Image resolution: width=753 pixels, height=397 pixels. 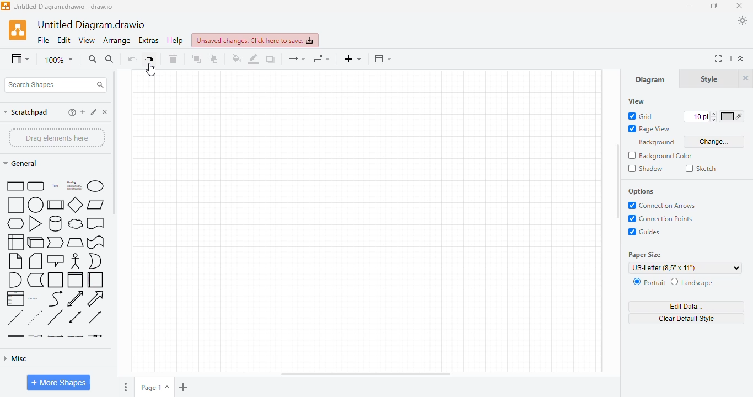 What do you see at coordinates (94, 111) in the screenshot?
I see `item` at bounding box center [94, 111].